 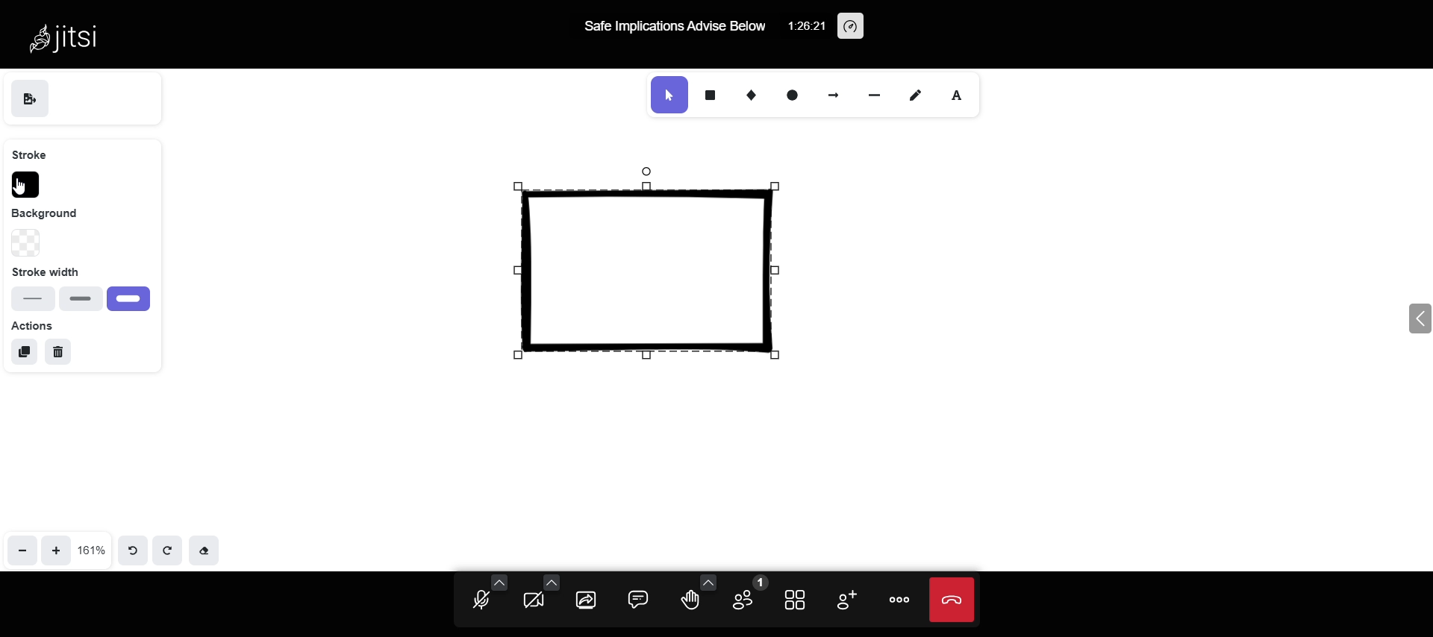 I want to click on Eraser, so click(x=210, y=548).